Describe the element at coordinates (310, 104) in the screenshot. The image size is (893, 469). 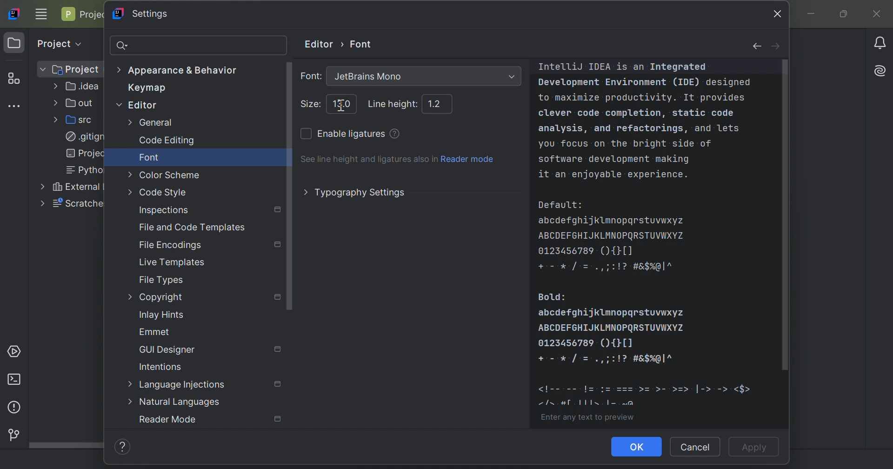
I see `Size` at that location.